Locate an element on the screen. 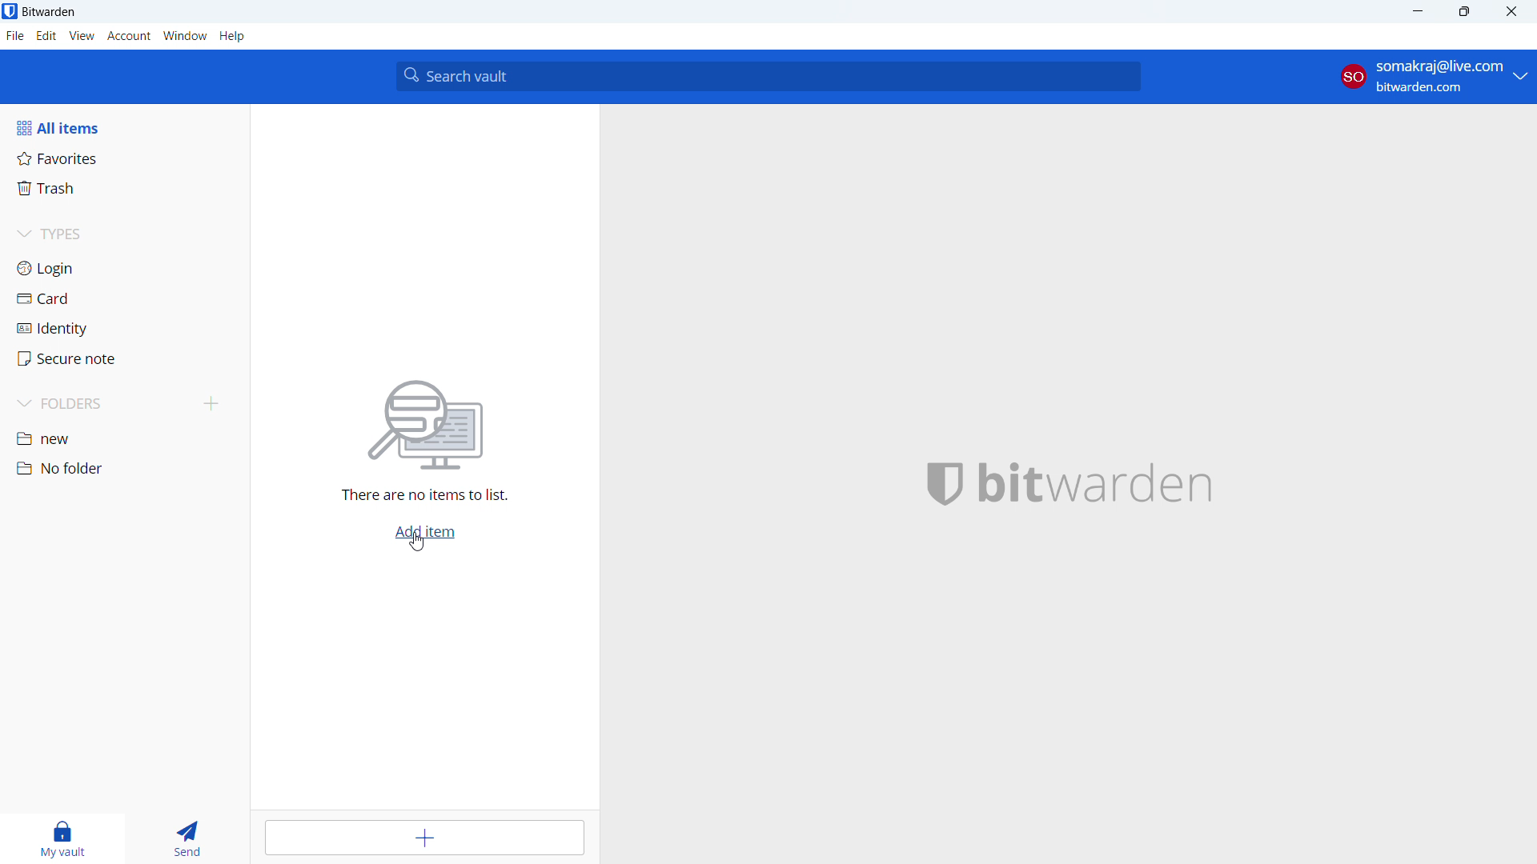 The image size is (1537, 864). trash is located at coordinates (123, 189).